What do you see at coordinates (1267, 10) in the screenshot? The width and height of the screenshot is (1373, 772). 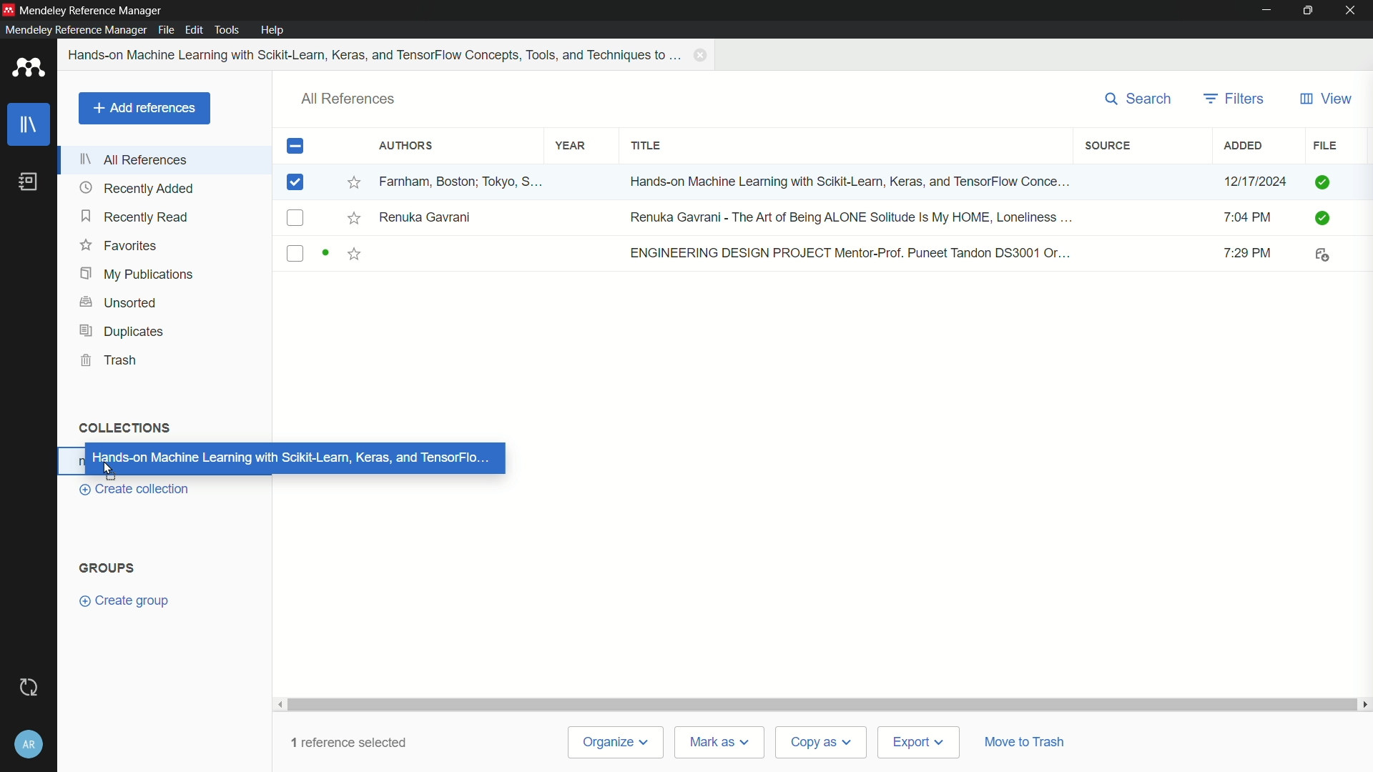 I see `minimize` at bounding box center [1267, 10].